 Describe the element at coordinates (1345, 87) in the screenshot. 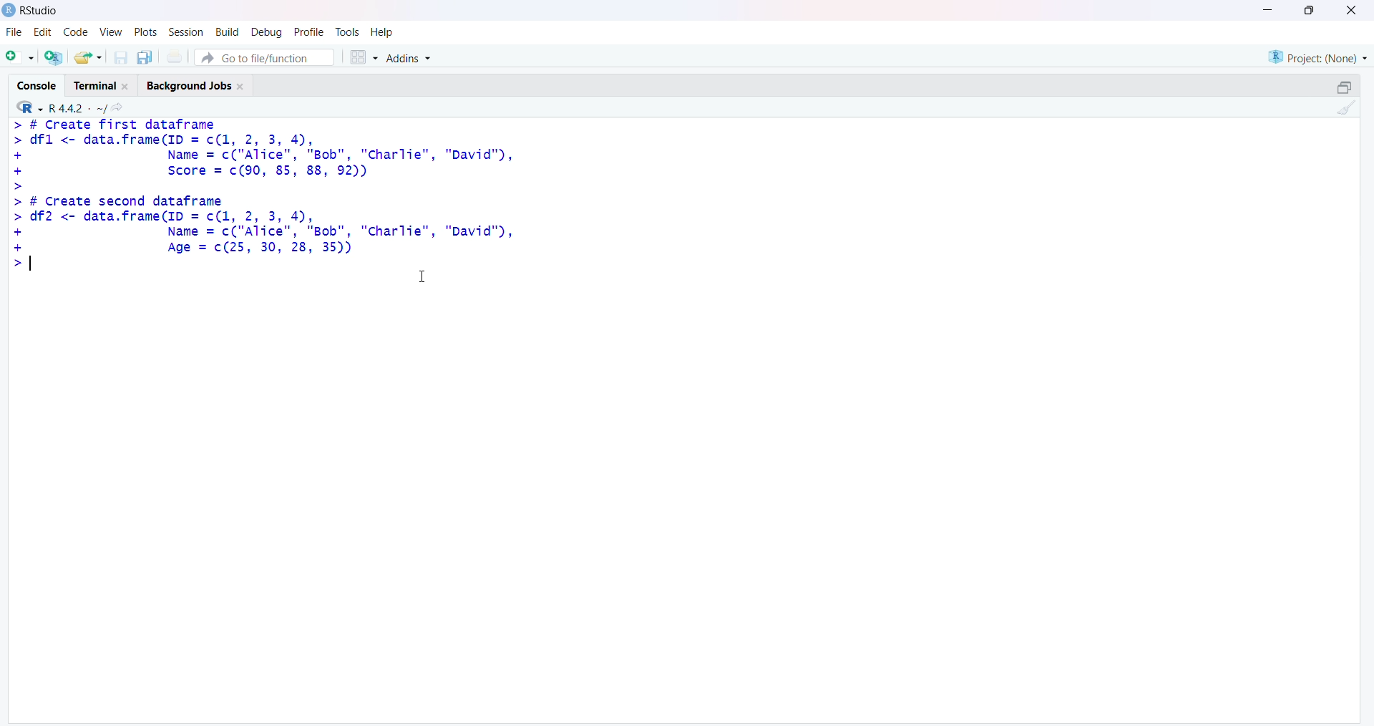

I see `open in separate window` at that location.